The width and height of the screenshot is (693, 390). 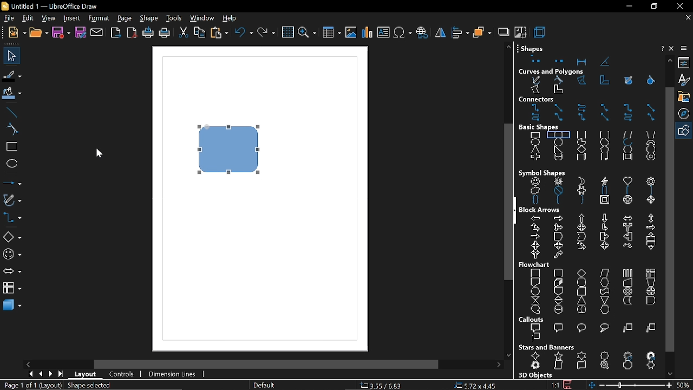 I want to click on scroll bar, so click(x=267, y=364).